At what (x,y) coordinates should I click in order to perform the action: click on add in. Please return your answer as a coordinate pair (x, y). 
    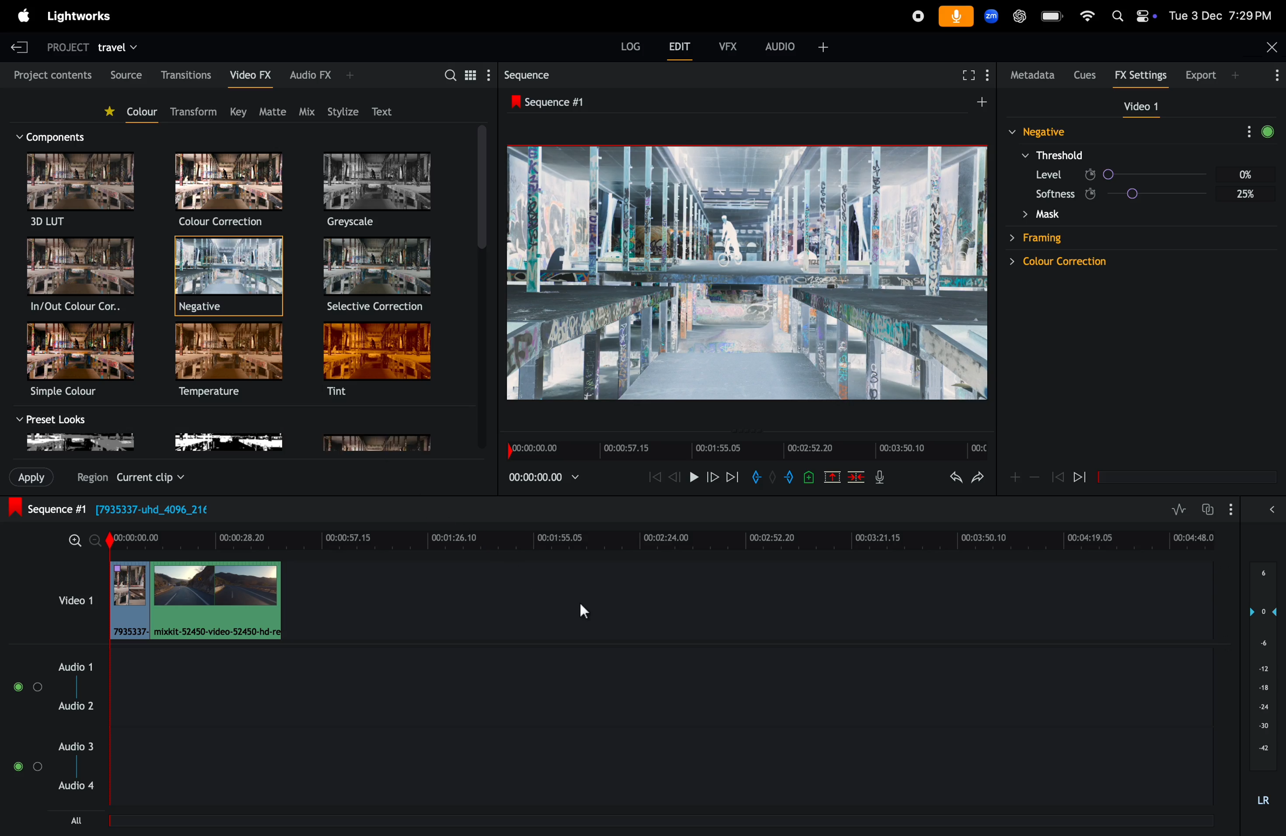
    Looking at the image, I should click on (756, 478).